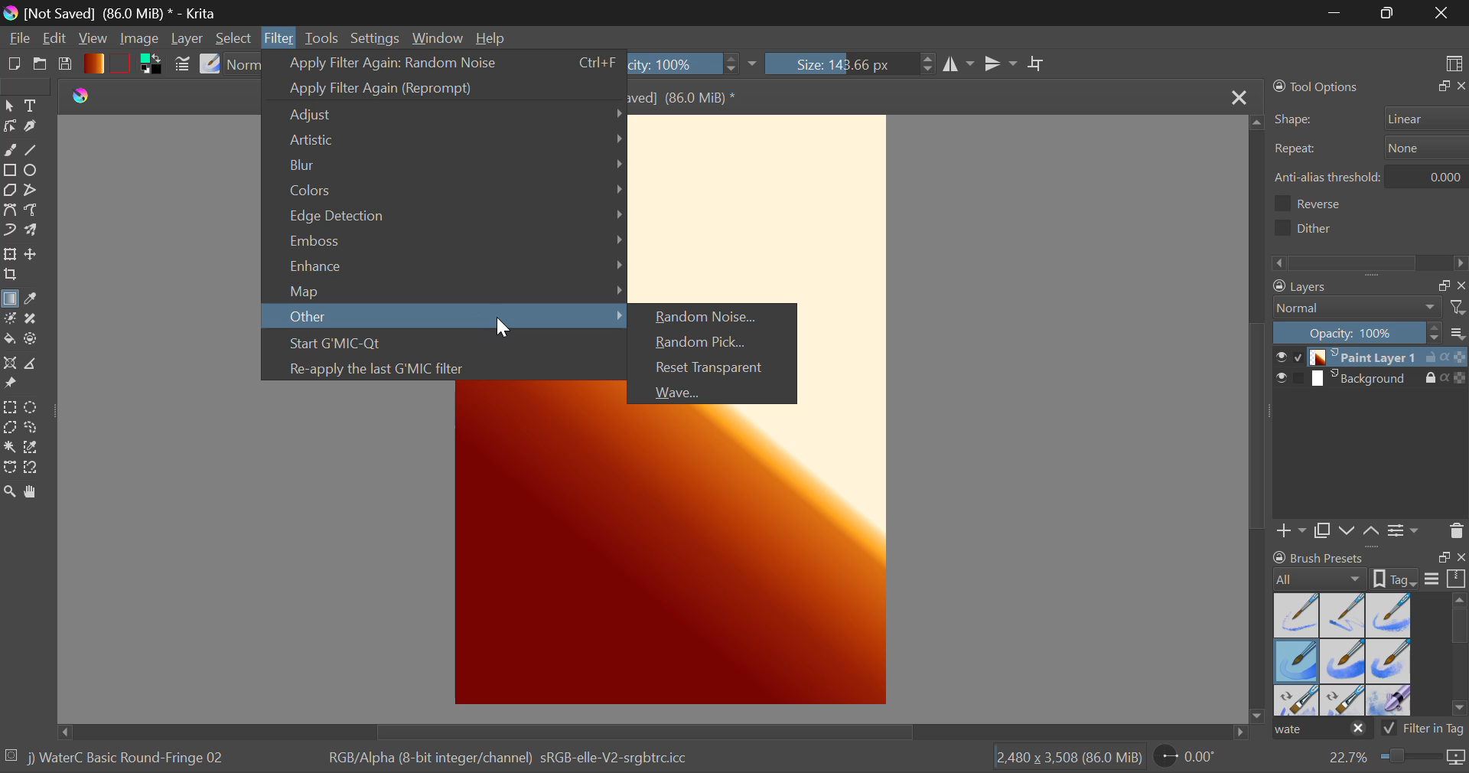 This screenshot has height=773, width=1469. Describe the element at coordinates (1422, 148) in the screenshot. I see `repeat button` at that location.